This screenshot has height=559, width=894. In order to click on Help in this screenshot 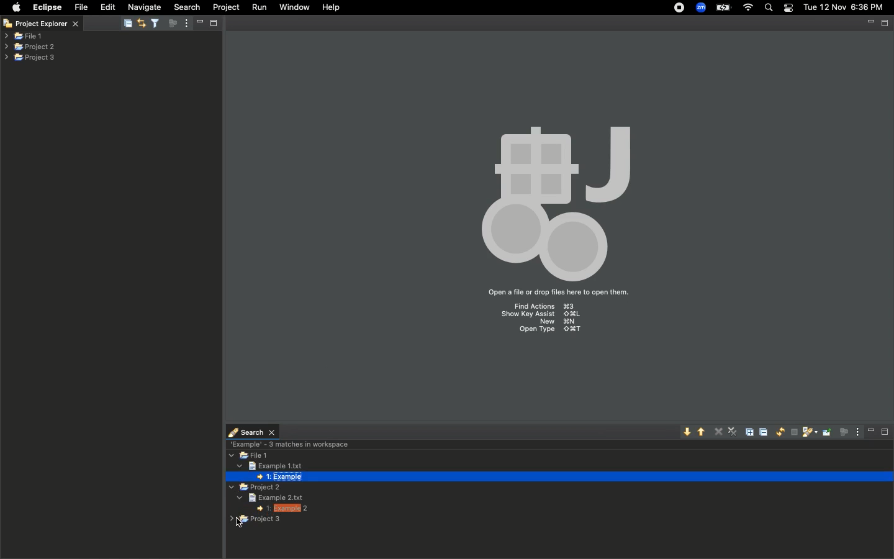, I will do `click(332, 7)`.